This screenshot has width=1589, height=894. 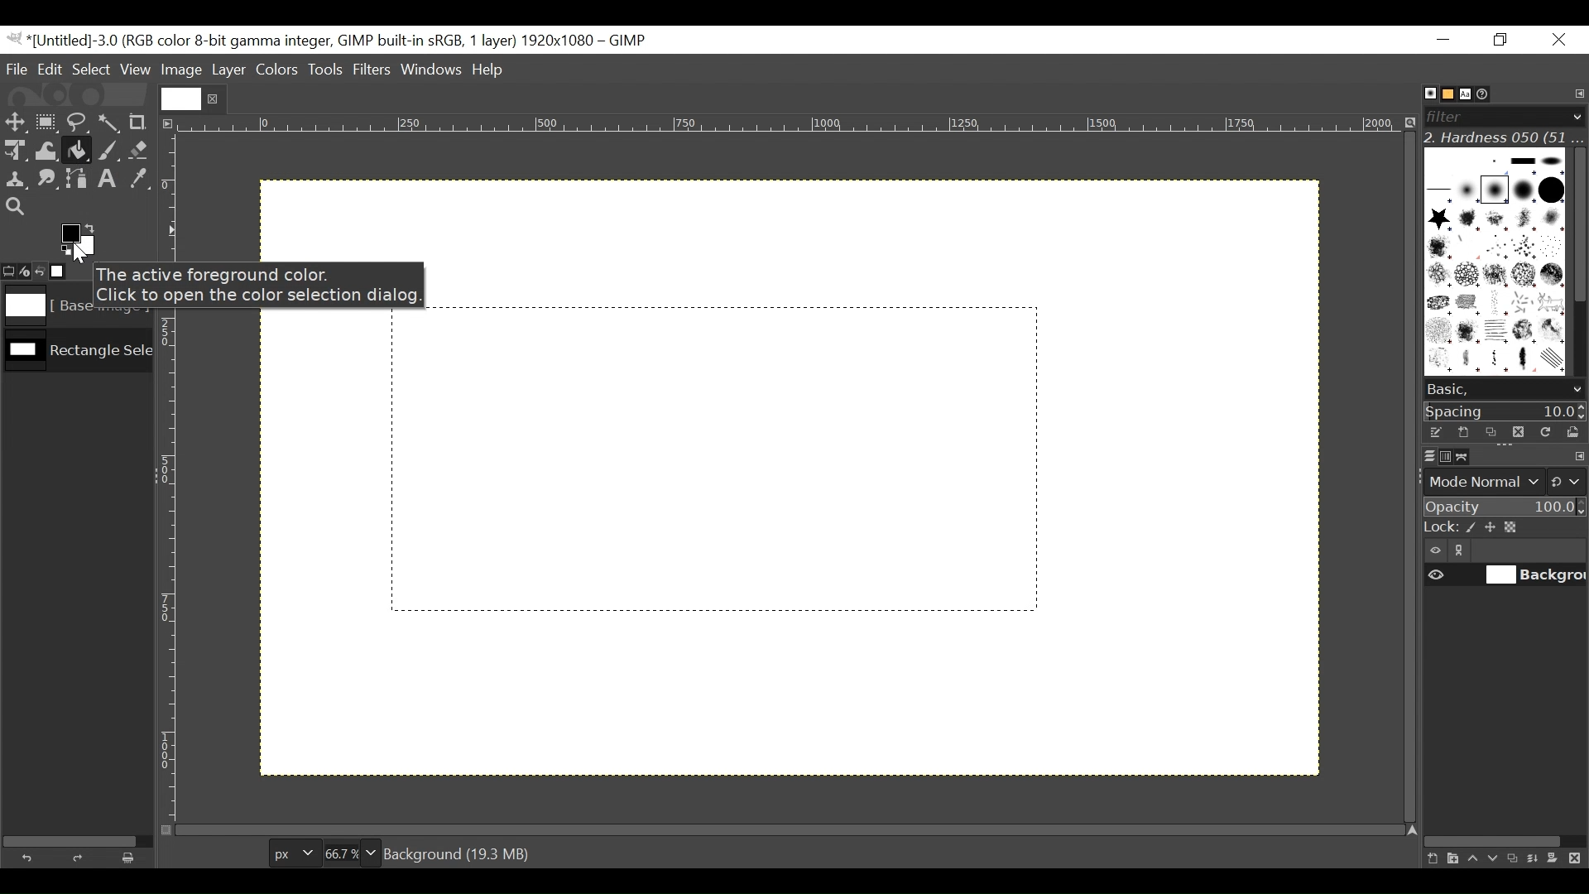 What do you see at coordinates (1467, 457) in the screenshot?
I see `Paths` at bounding box center [1467, 457].